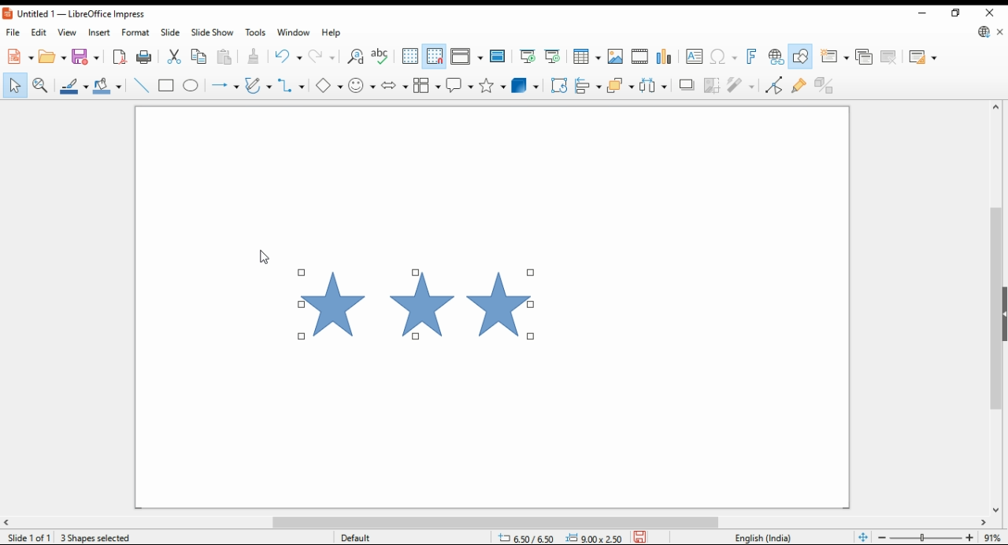 The height and width of the screenshot is (545, 1008). Describe the element at coordinates (926, 536) in the screenshot. I see `zoom in/zoom out slider` at that location.